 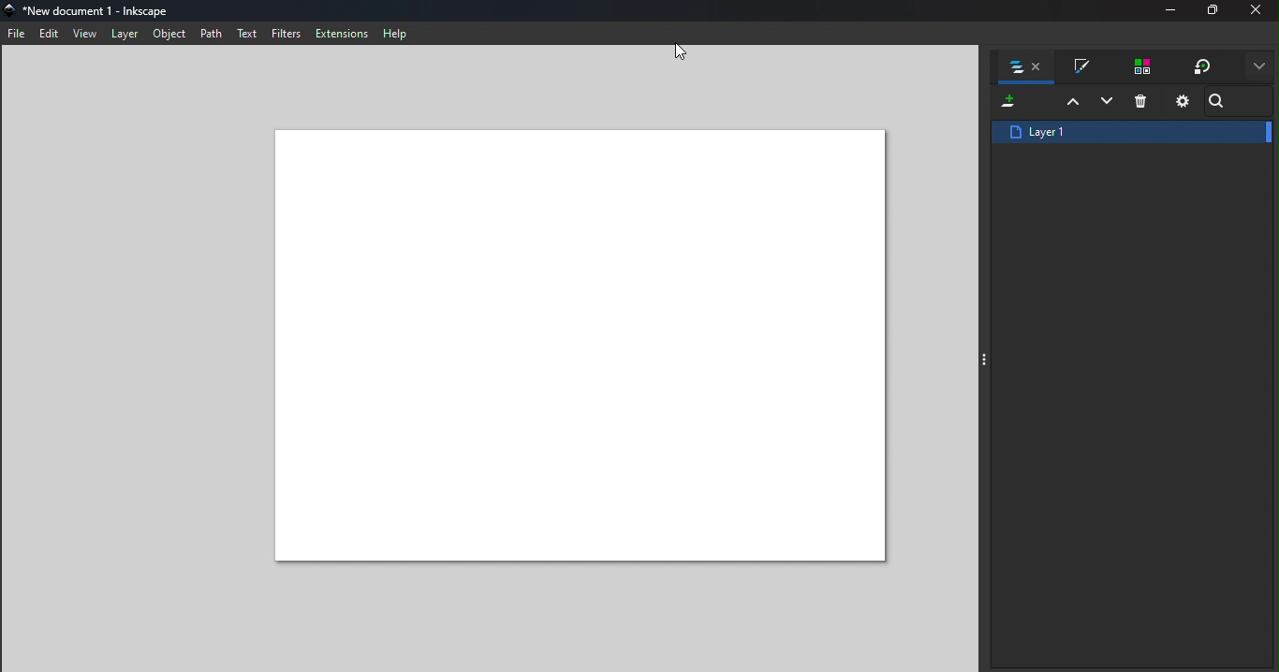 What do you see at coordinates (245, 33) in the screenshot?
I see `Text` at bounding box center [245, 33].